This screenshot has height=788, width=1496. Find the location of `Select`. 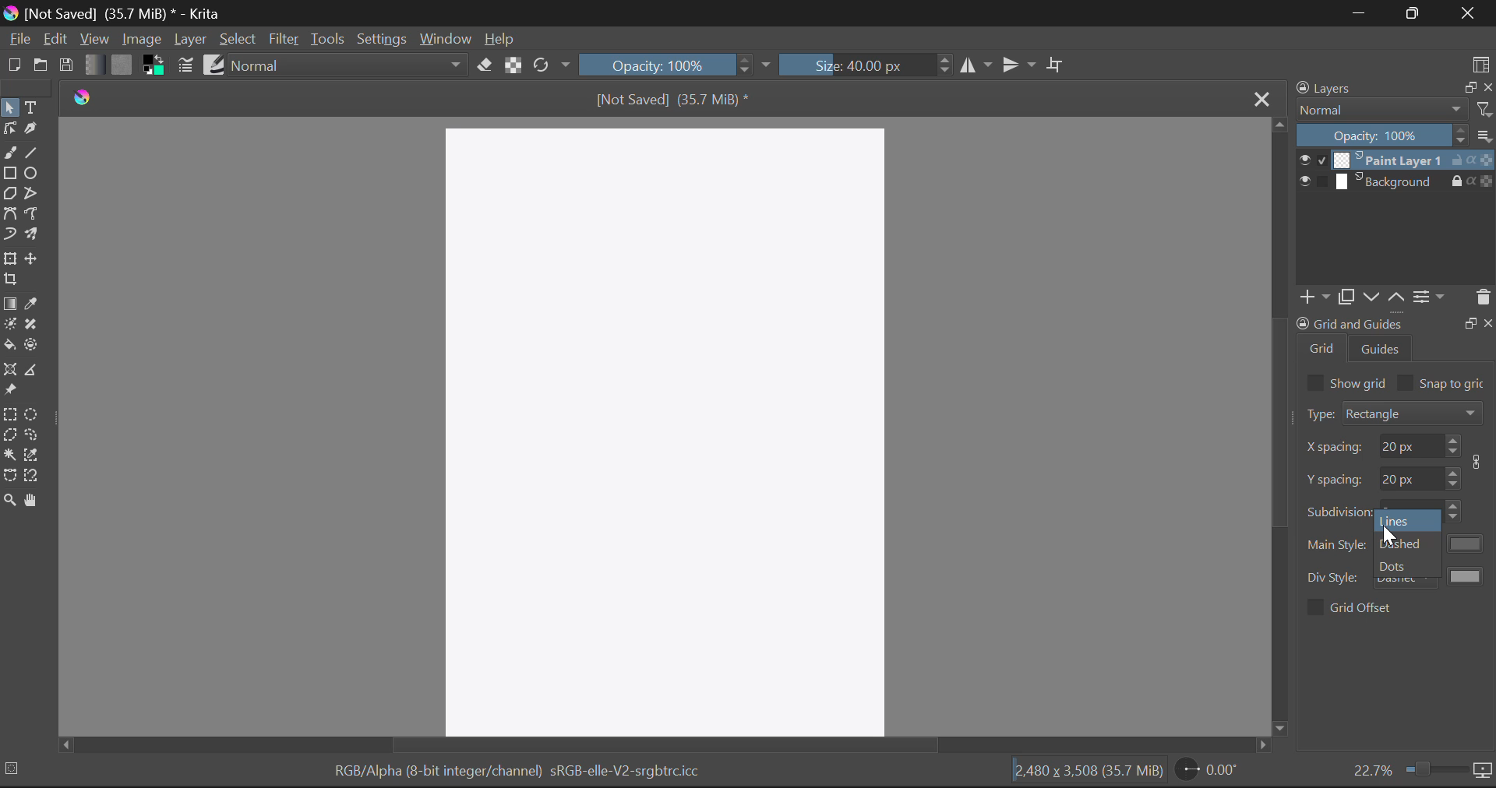

Select is located at coordinates (9, 107).